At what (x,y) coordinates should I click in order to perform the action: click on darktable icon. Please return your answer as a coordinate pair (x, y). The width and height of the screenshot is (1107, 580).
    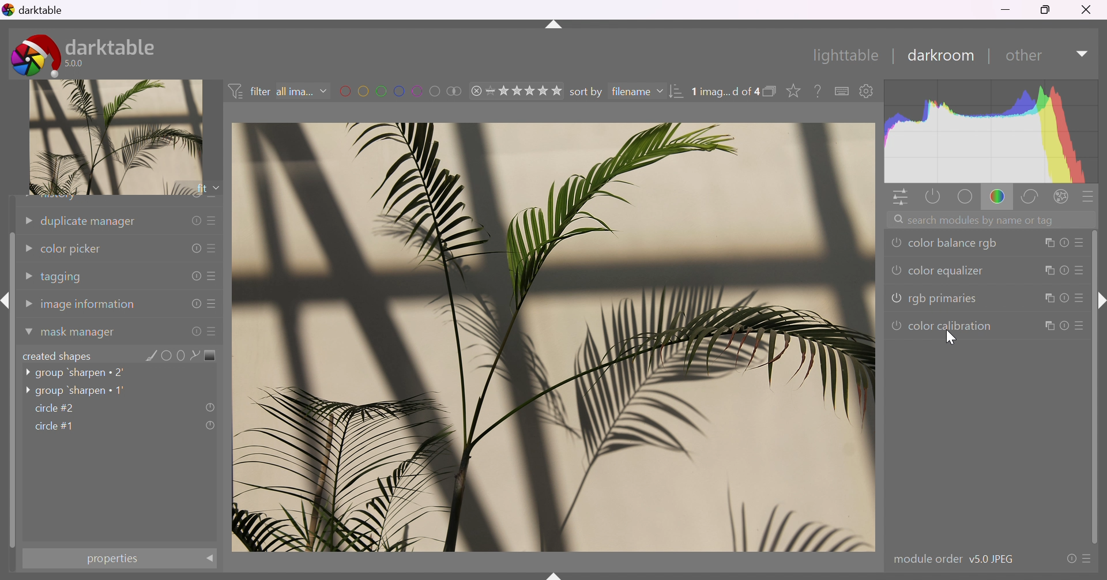
    Looking at the image, I should click on (32, 57).